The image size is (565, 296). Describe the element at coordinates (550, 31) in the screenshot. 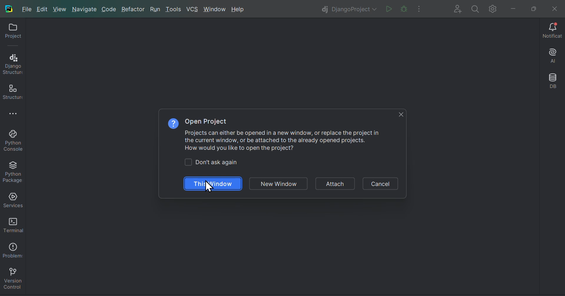

I see `Notifications` at that location.